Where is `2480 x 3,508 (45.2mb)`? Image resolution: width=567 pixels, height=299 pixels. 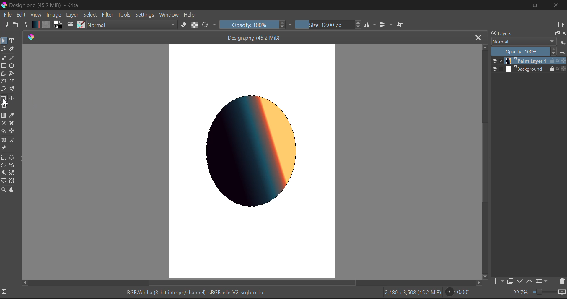 2480 x 3,508 (45.2mb) is located at coordinates (412, 294).